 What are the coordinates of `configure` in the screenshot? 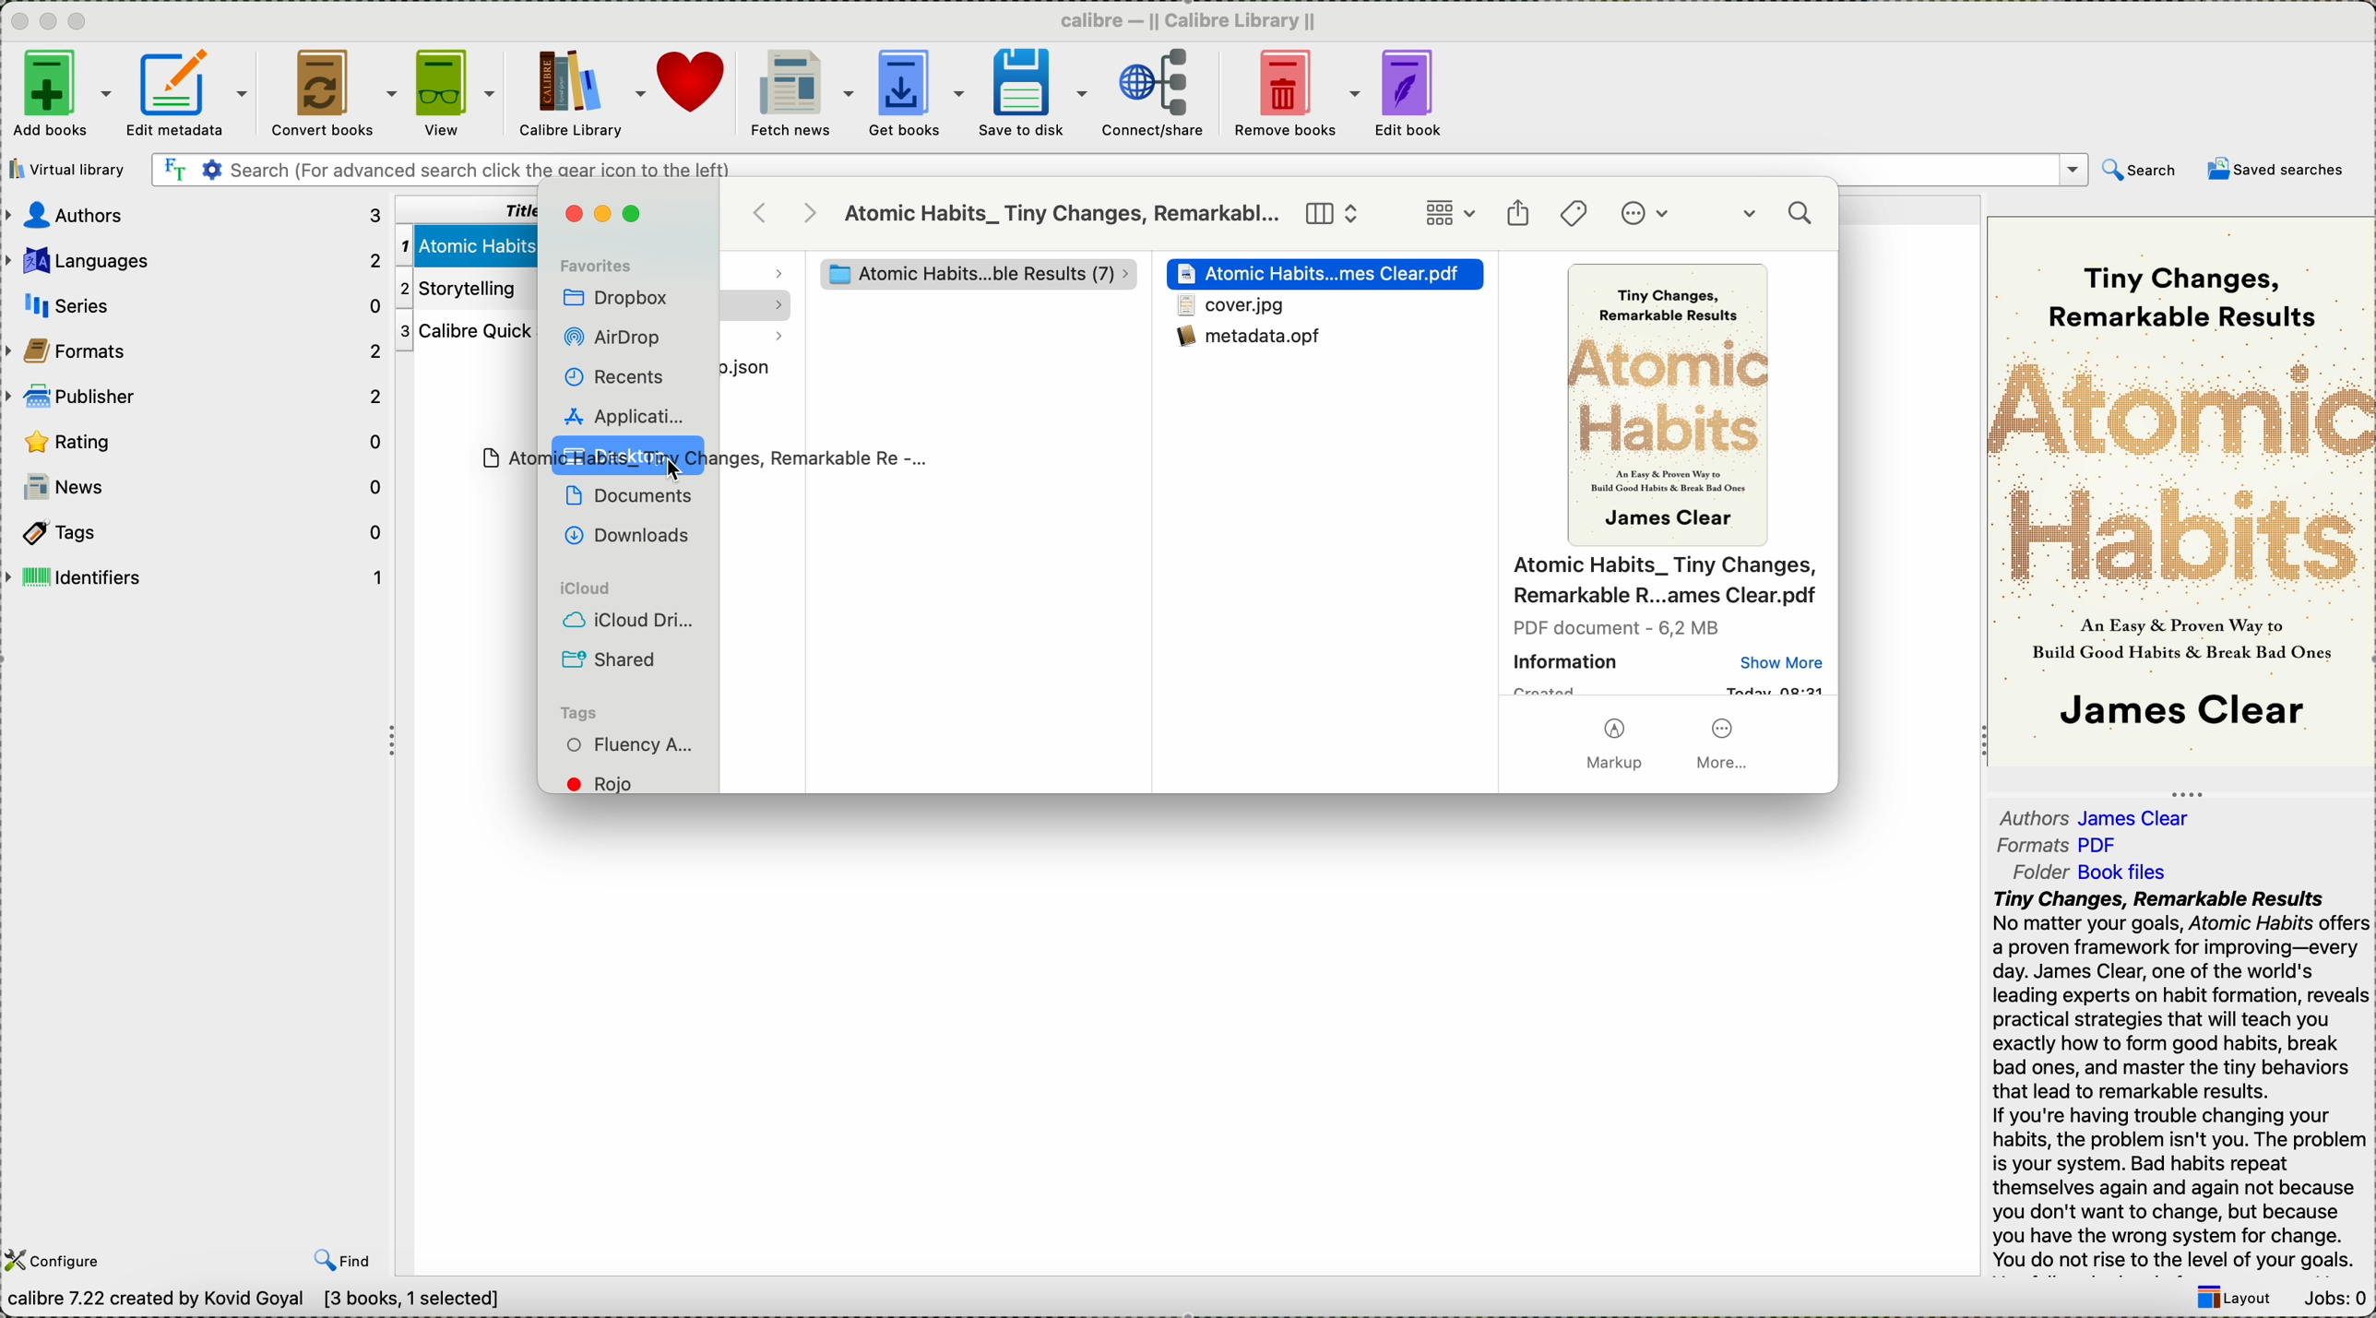 It's located at (58, 1261).